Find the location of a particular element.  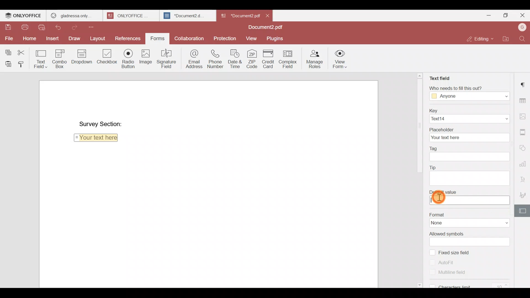

None is located at coordinates (470, 223).